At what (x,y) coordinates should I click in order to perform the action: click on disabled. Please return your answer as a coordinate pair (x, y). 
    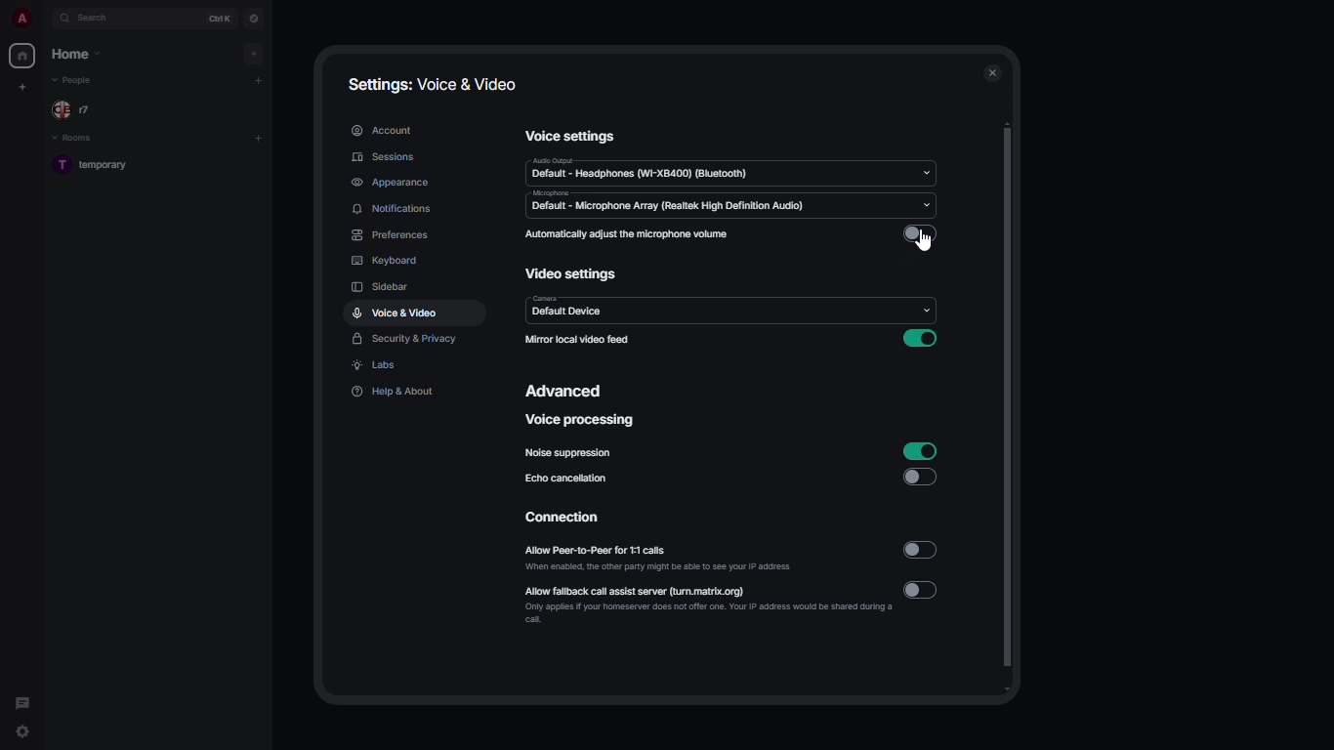
    Looking at the image, I should click on (921, 233).